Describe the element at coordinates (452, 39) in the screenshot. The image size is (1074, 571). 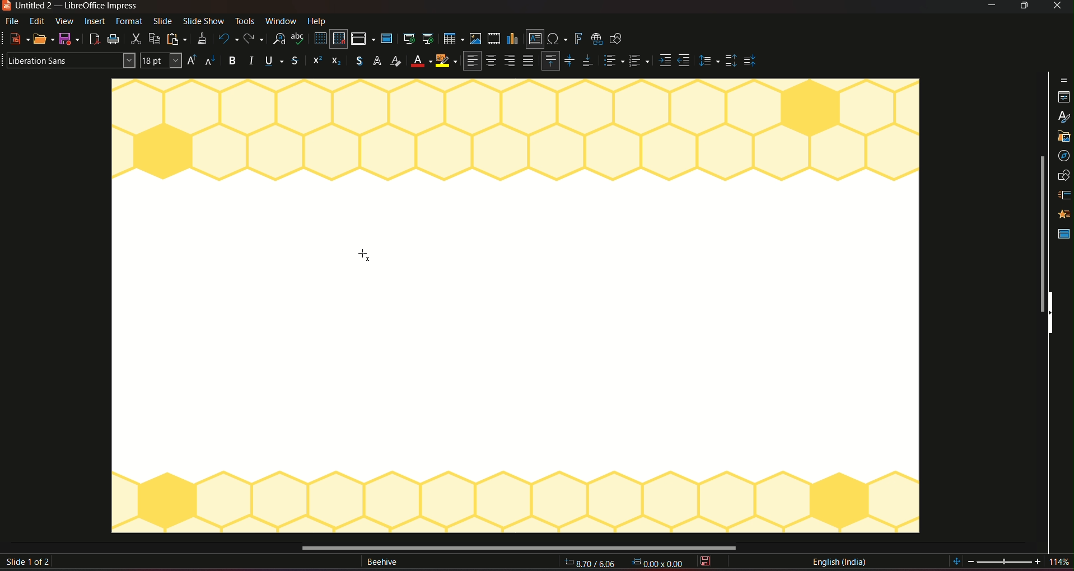
I see `insert table` at that location.